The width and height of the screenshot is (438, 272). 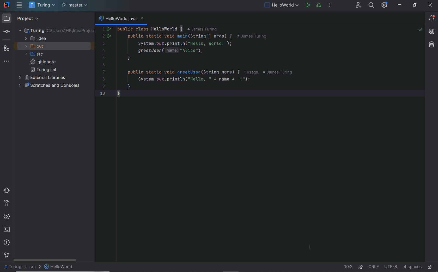 I want to click on RUN, so click(x=307, y=5).